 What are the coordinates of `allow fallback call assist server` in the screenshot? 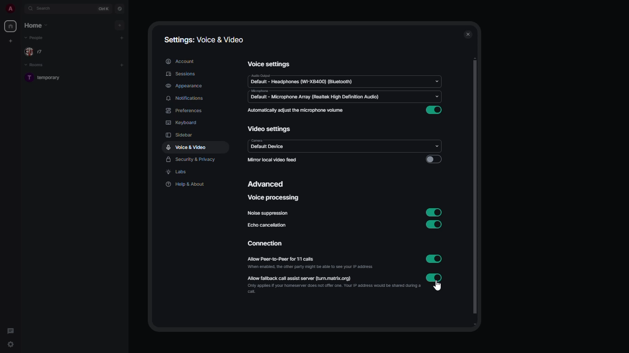 It's located at (312, 279).